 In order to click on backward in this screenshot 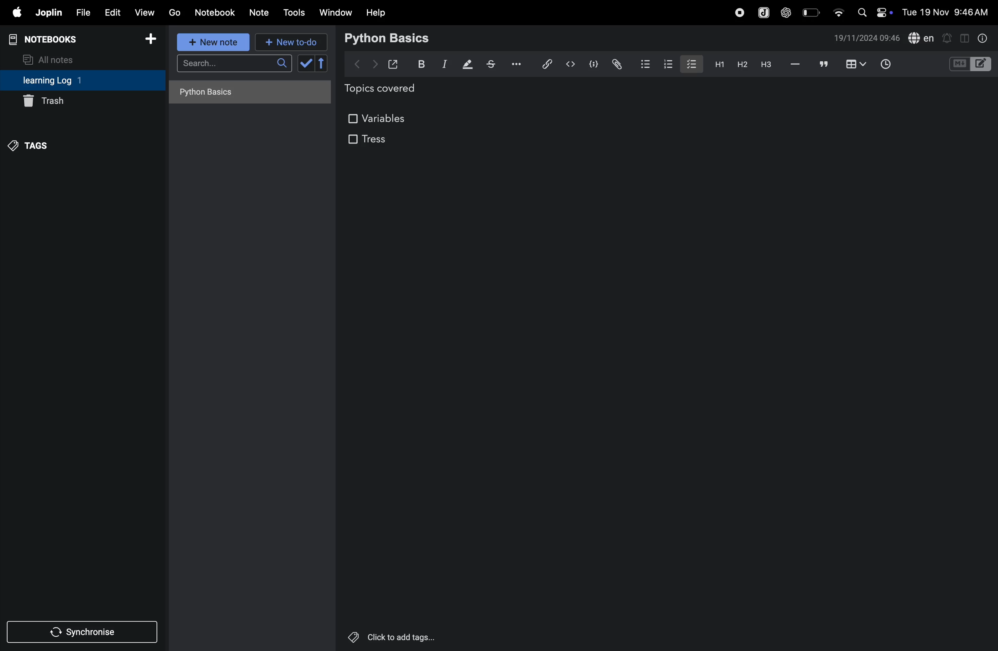, I will do `click(358, 63)`.